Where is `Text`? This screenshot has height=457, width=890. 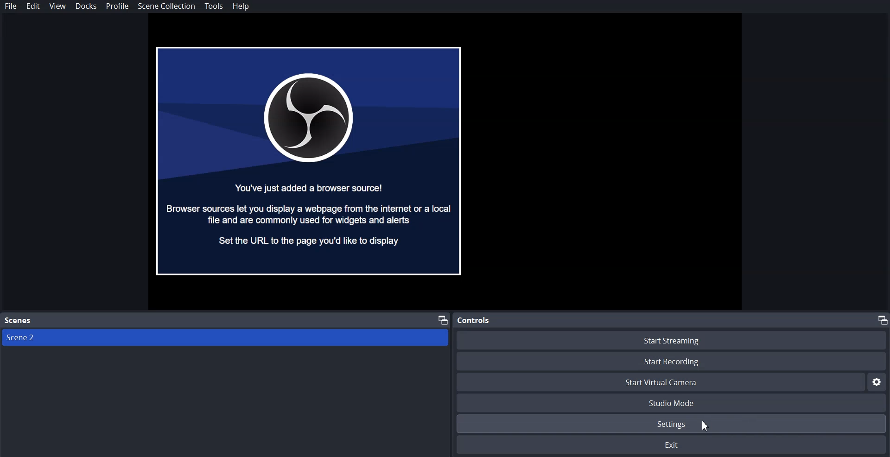 Text is located at coordinates (18, 321).